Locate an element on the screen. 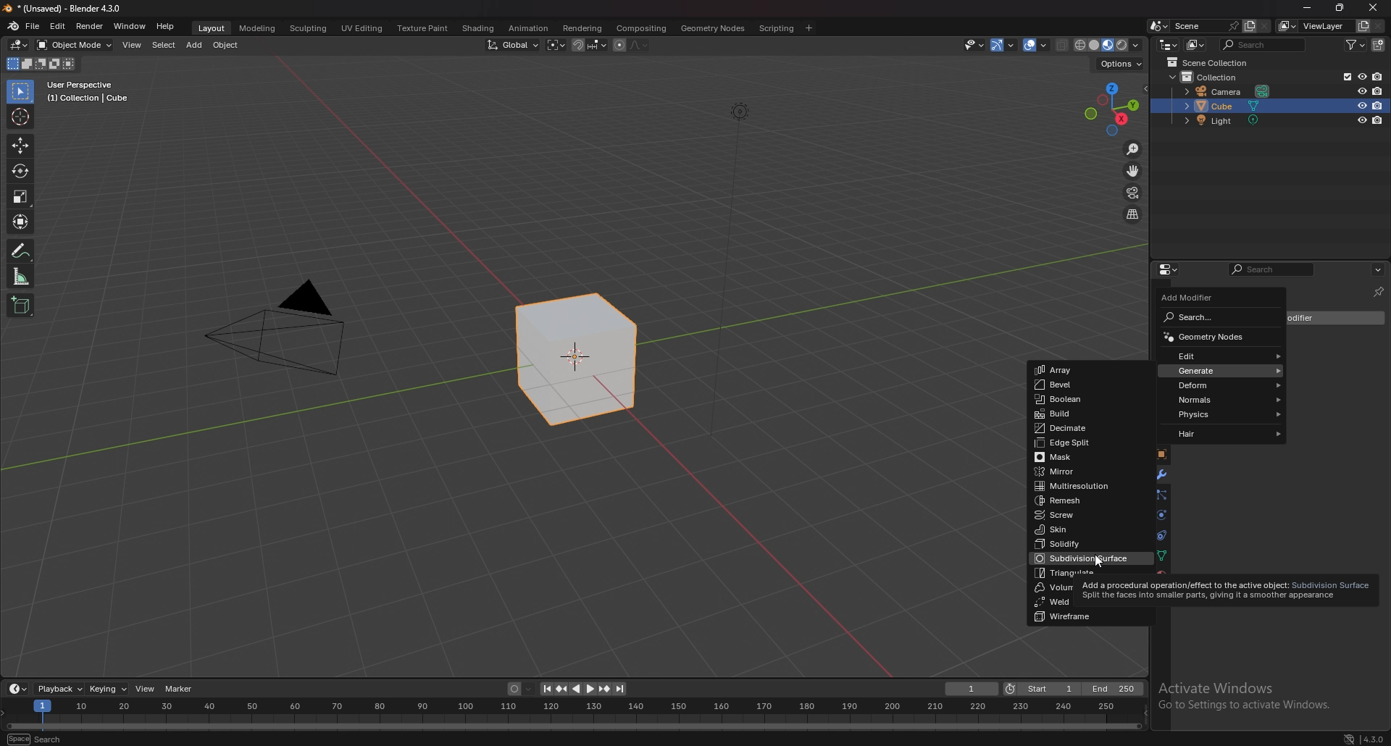 The width and height of the screenshot is (1391, 746). resize is located at coordinates (1339, 7).